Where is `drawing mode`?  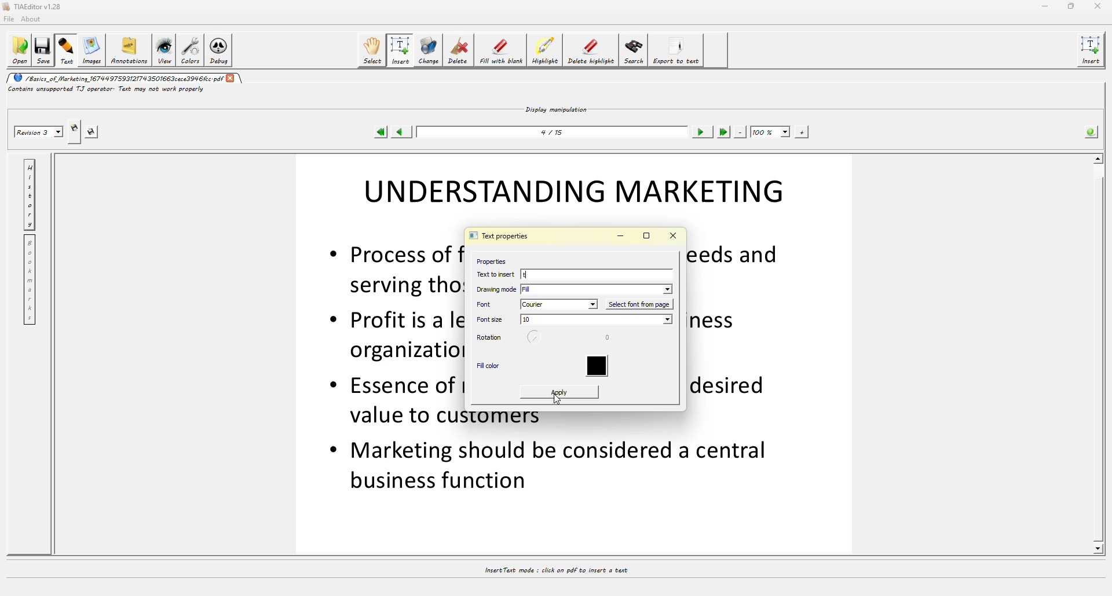
drawing mode is located at coordinates (497, 289).